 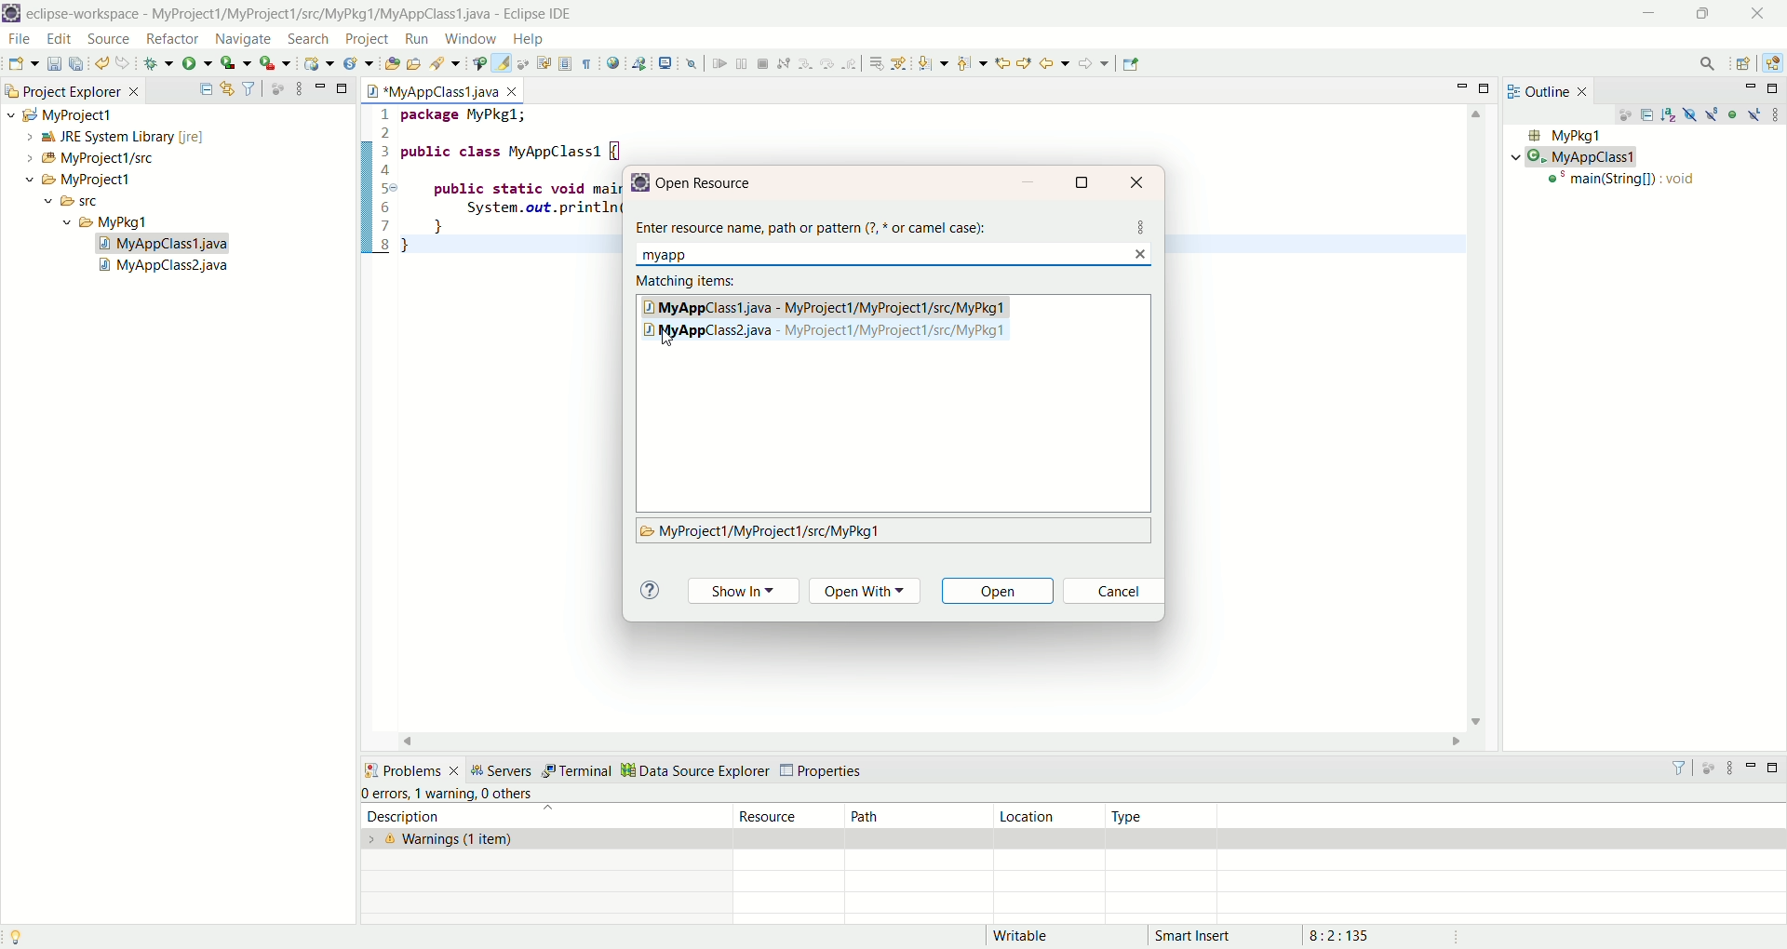 I want to click on redo, so click(x=124, y=63).